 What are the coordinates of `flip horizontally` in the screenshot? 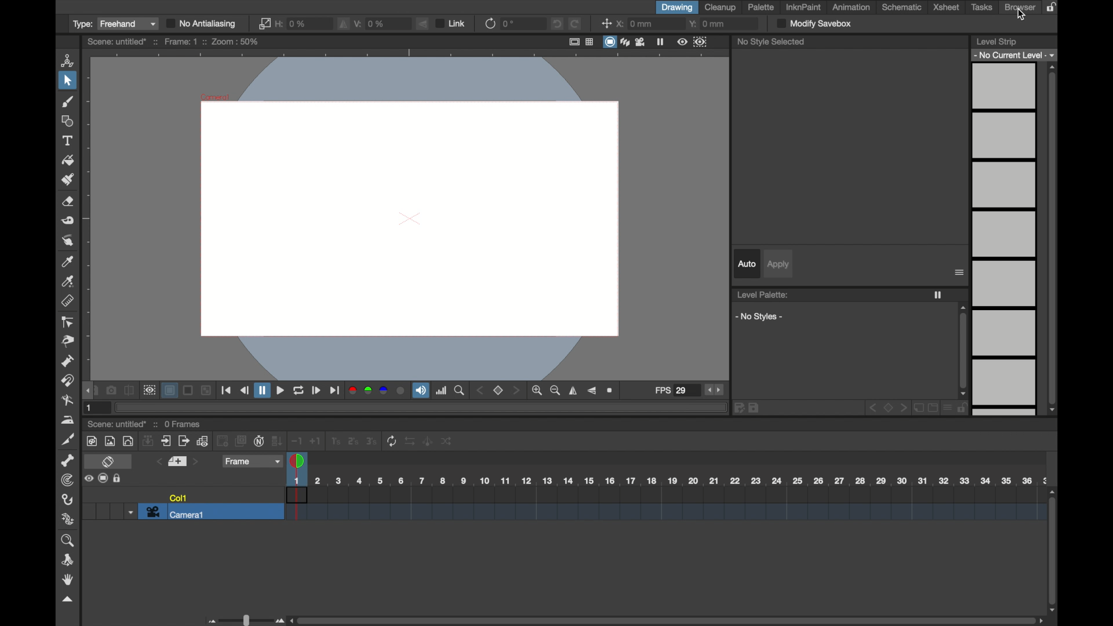 It's located at (573, 391).